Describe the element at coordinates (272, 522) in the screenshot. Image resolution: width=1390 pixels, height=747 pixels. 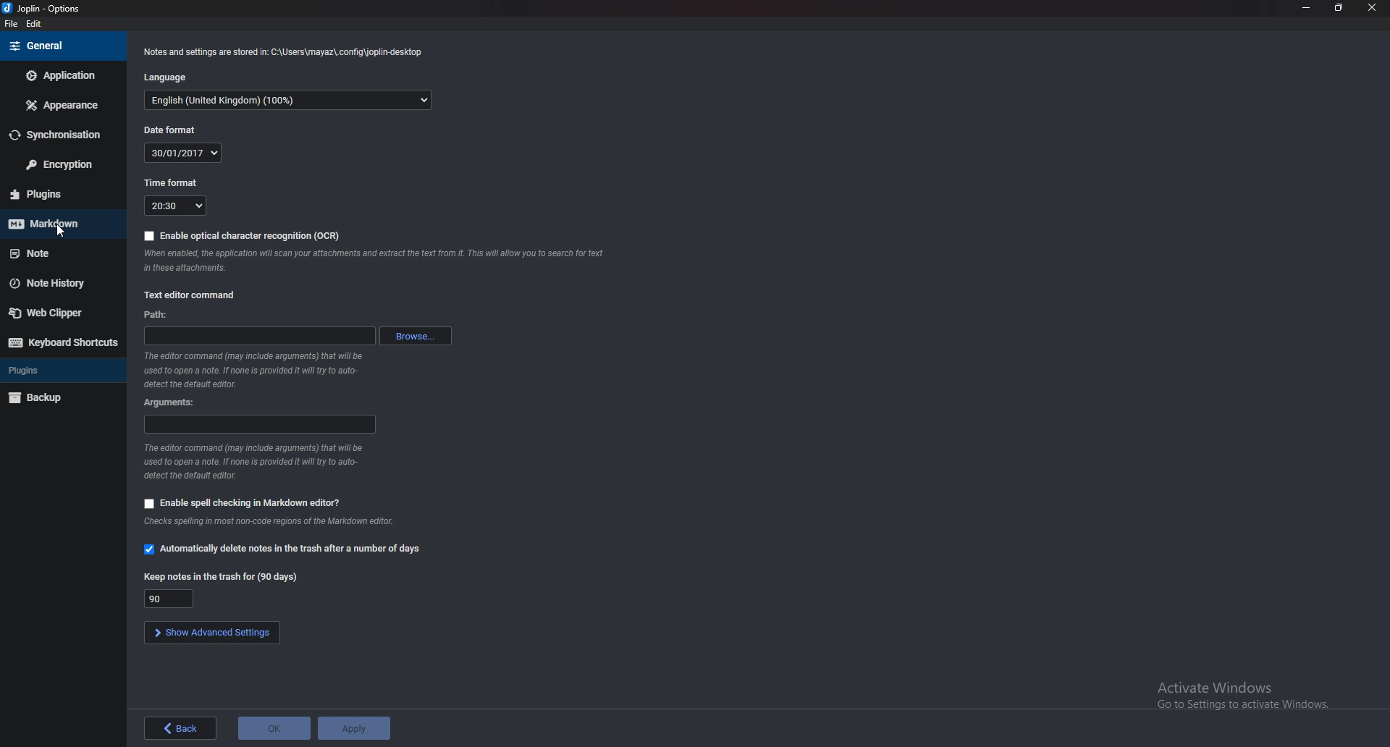
I see `Checks spelling in most non-code regions of the Markdown editor.` at that location.